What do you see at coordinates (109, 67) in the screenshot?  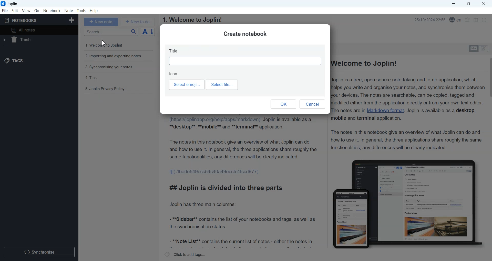 I see `3. Synchronising your notes` at bounding box center [109, 67].